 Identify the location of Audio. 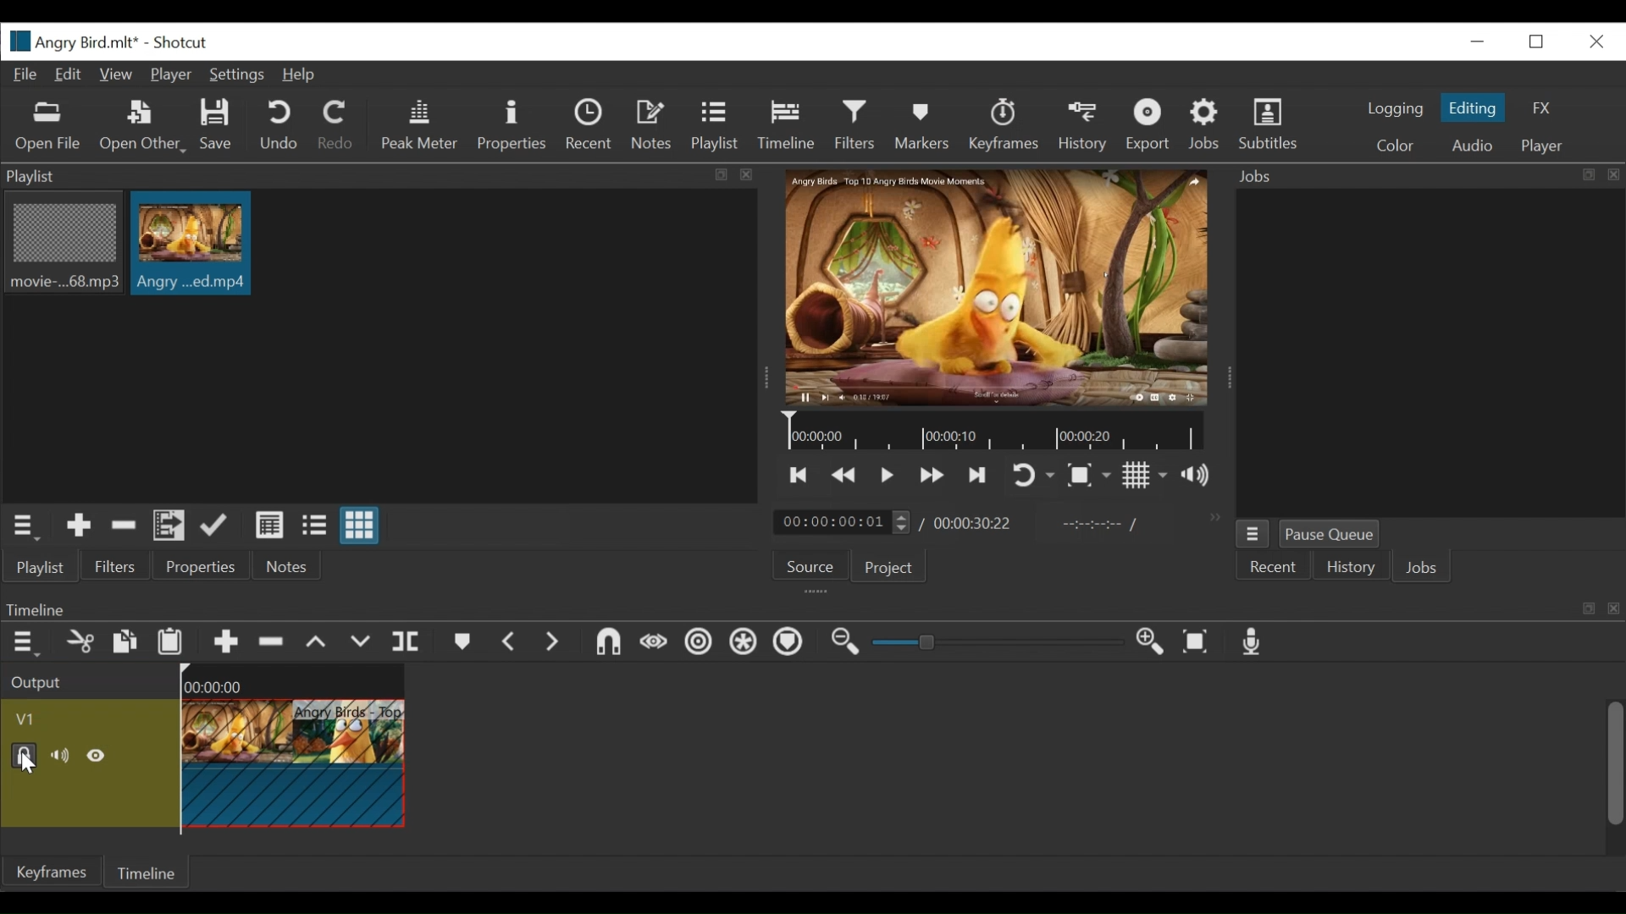
(1469, 145).